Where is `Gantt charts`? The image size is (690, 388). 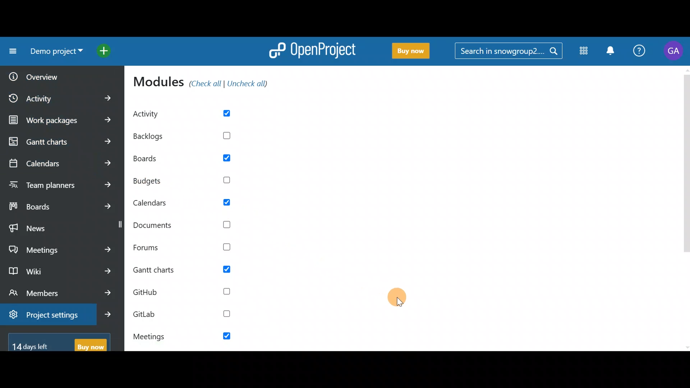
Gantt charts is located at coordinates (187, 270).